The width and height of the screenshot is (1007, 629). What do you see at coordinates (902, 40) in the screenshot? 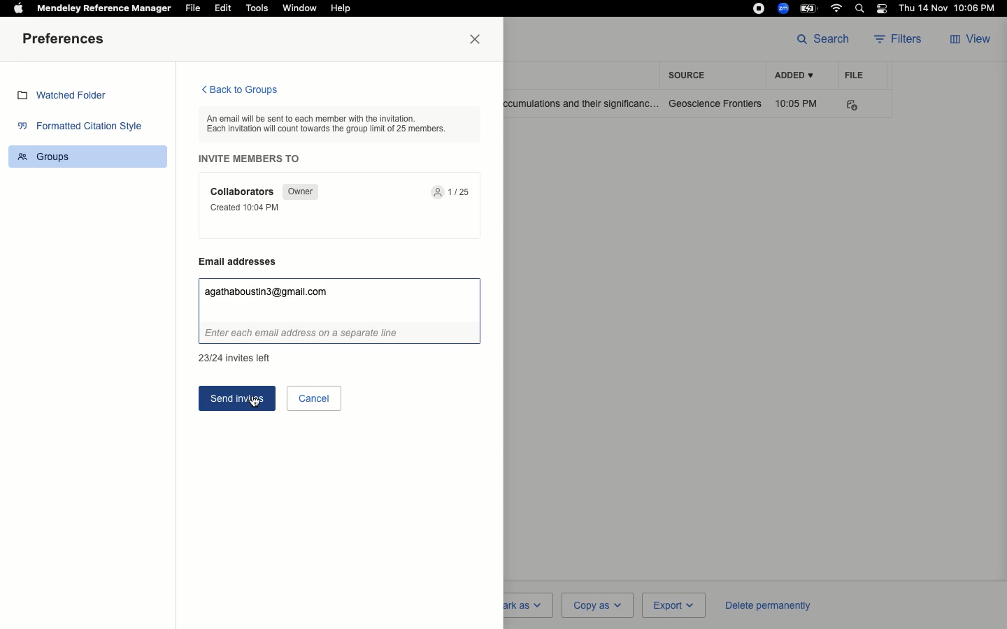
I see `Filters` at bounding box center [902, 40].